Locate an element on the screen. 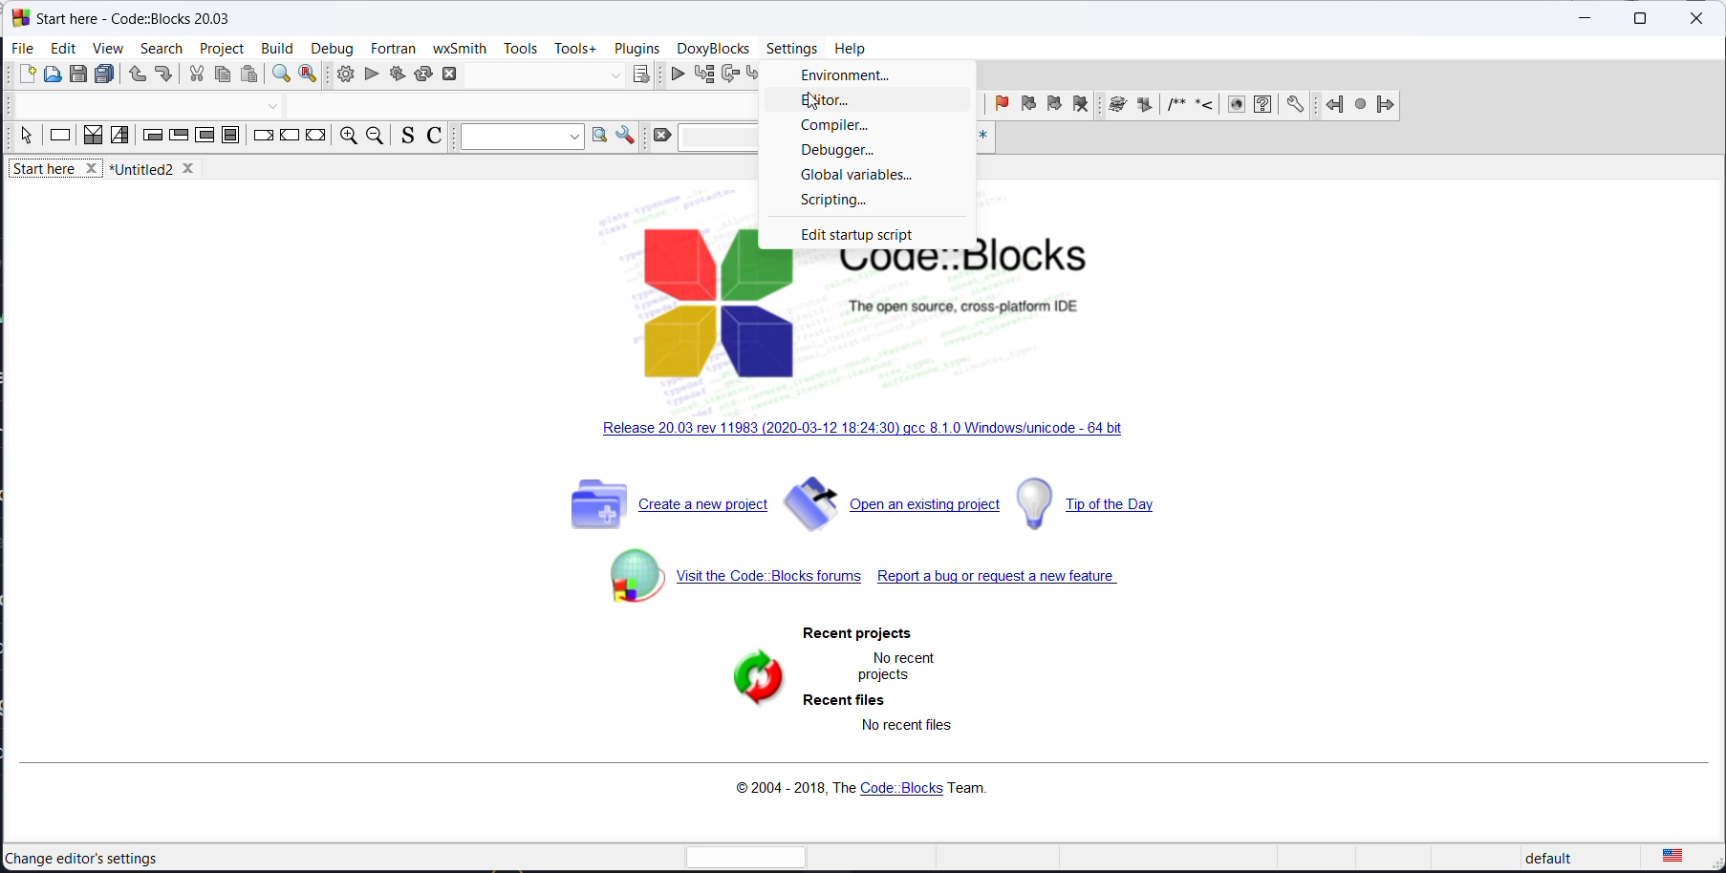  debugger is located at coordinates (861, 152).